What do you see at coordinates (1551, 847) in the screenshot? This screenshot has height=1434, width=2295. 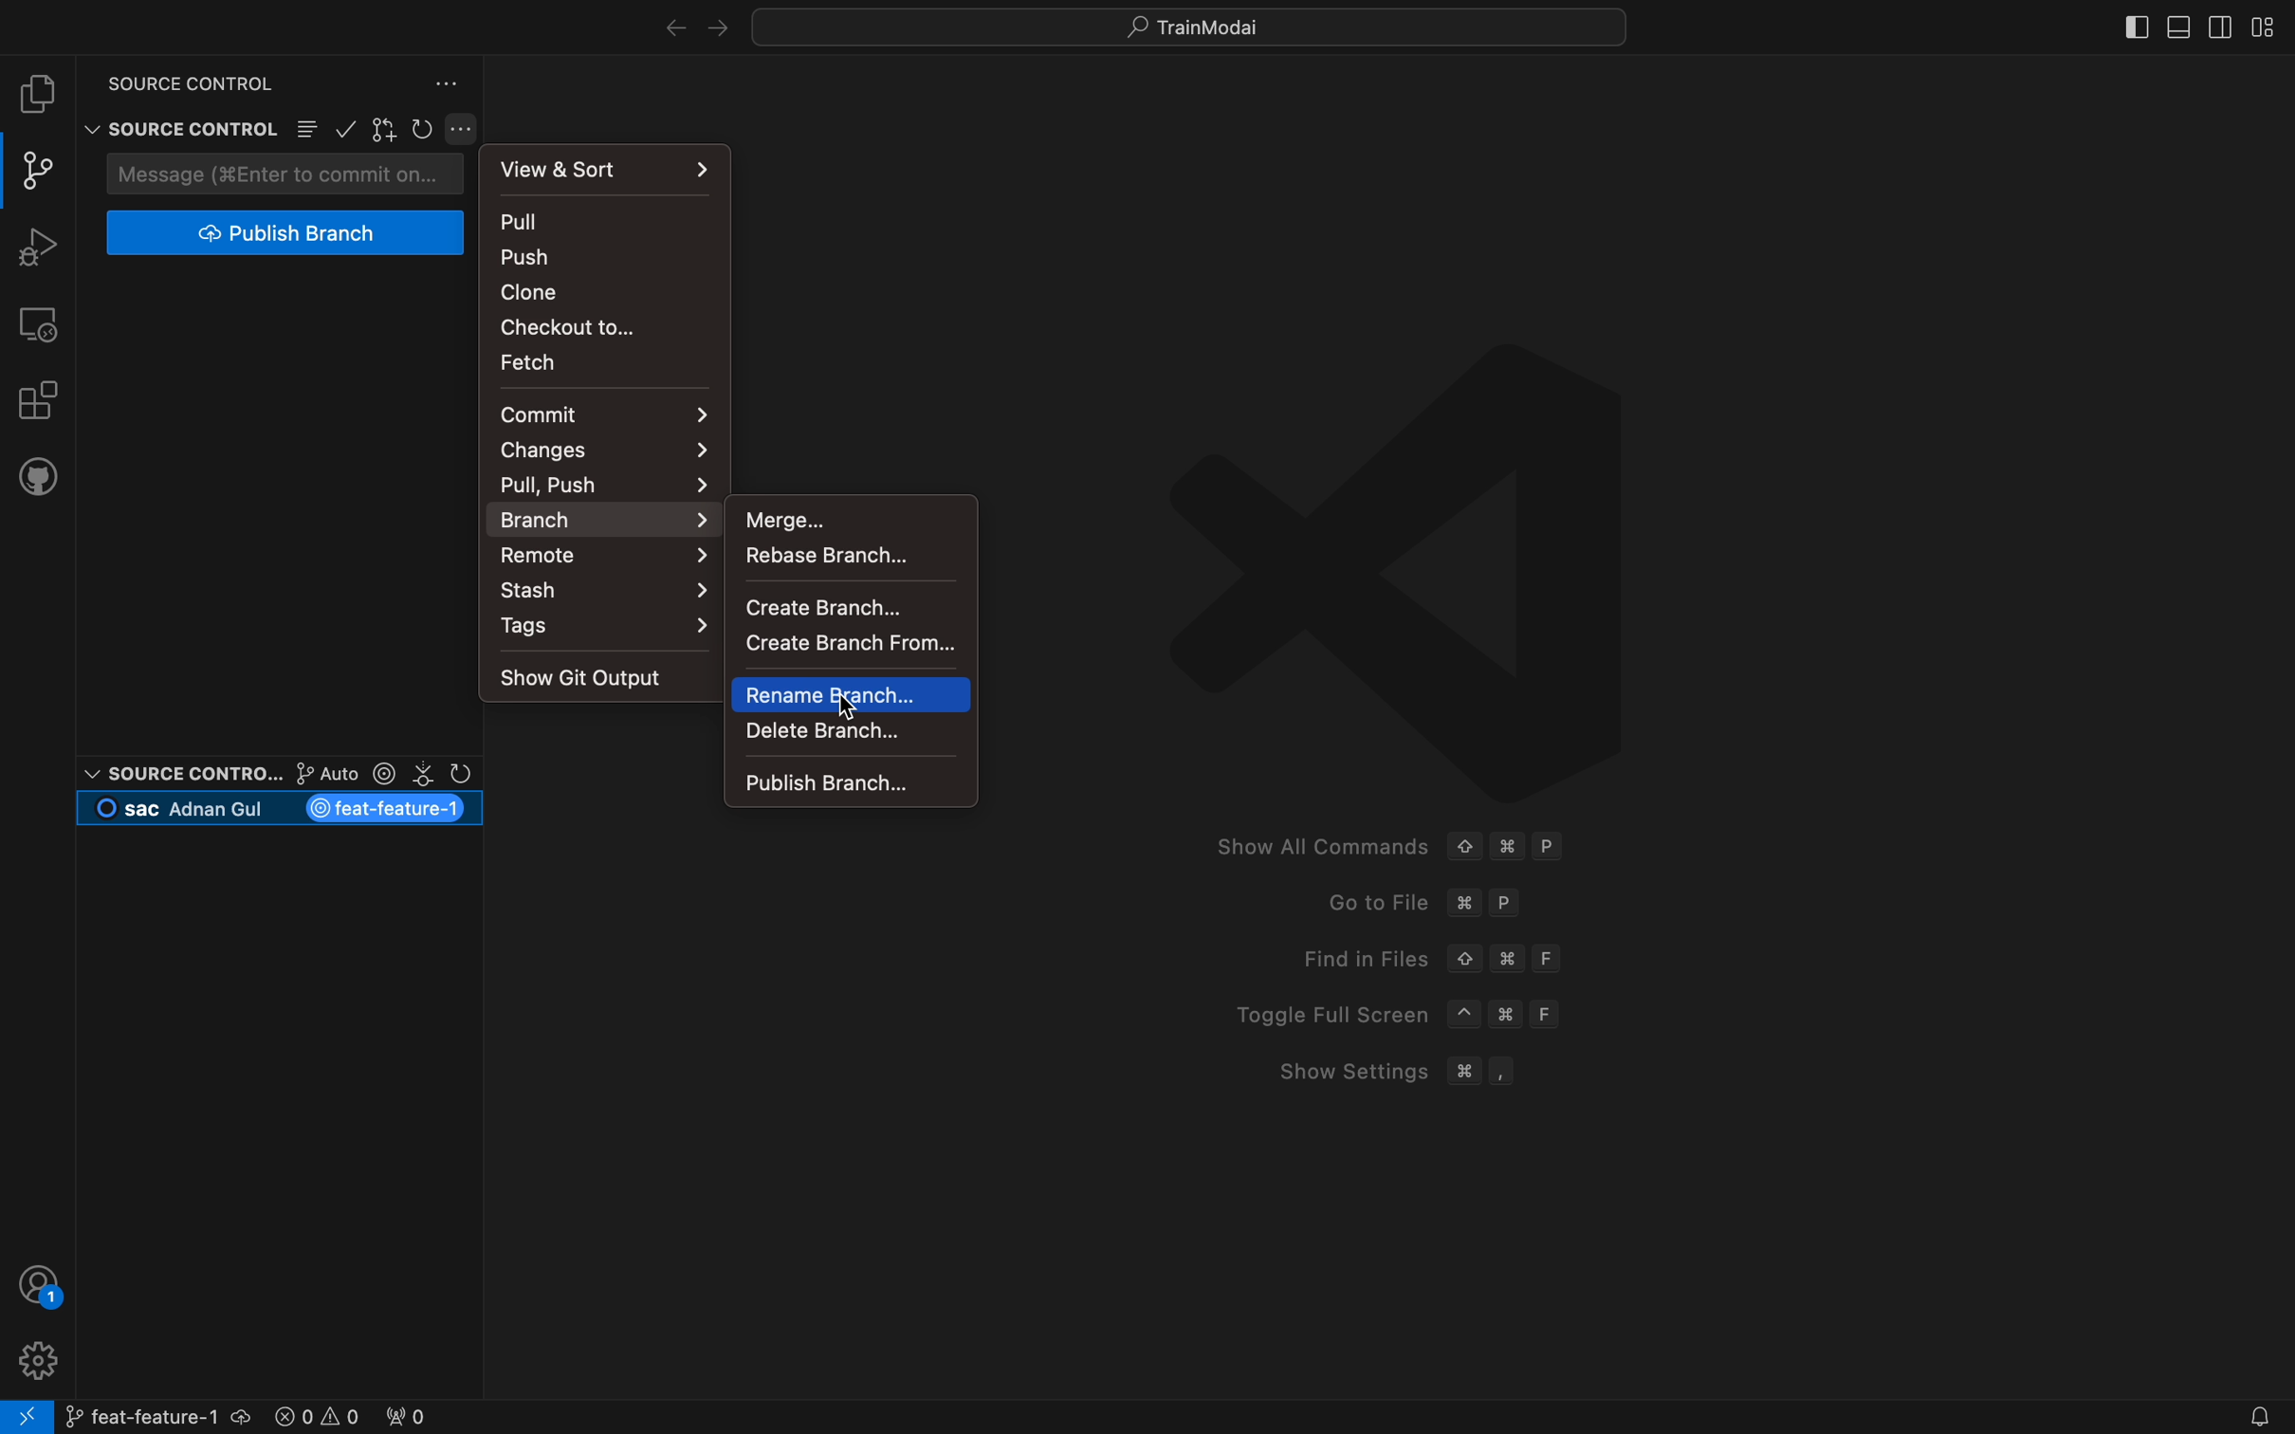 I see `P` at bounding box center [1551, 847].